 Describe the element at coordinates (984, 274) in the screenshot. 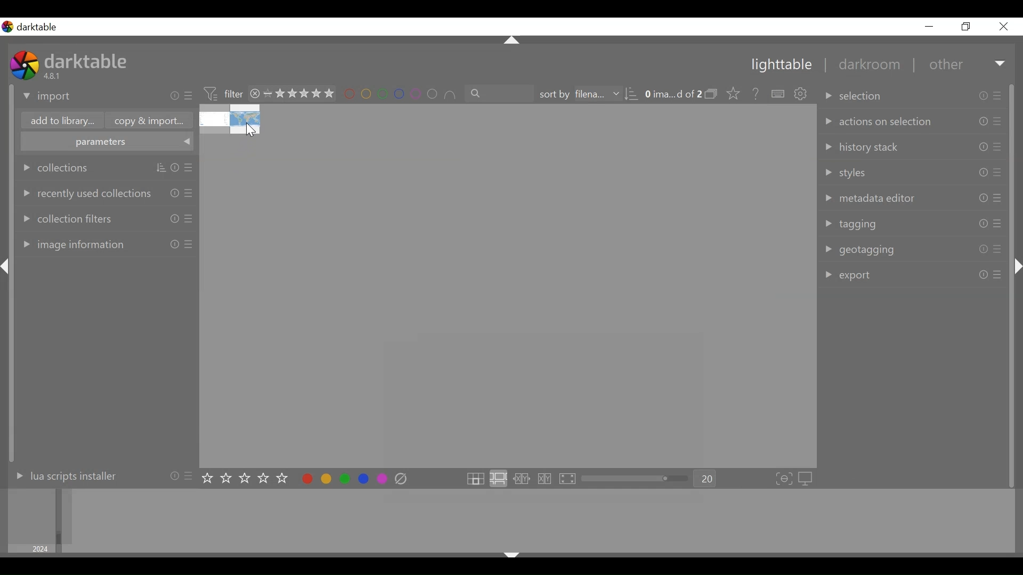

I see `` at that location.